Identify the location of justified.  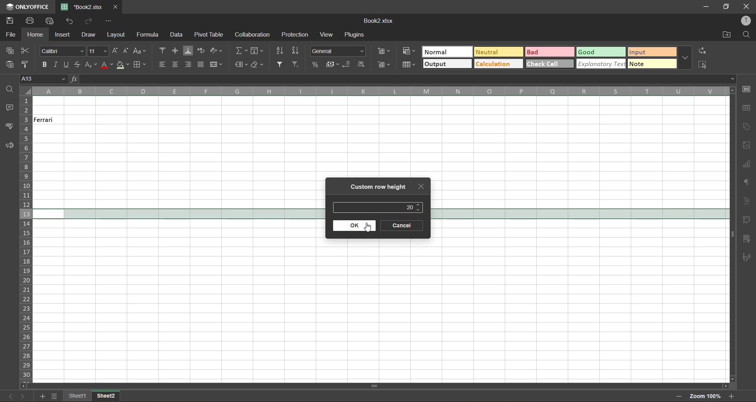
(201, 64).